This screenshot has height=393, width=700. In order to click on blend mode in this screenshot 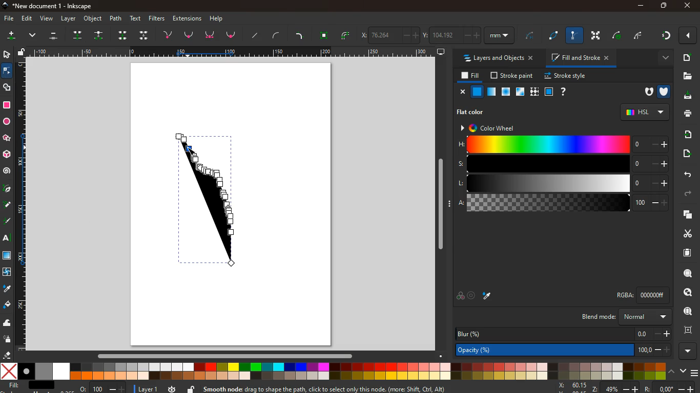, I will do `click(628, 317)`.